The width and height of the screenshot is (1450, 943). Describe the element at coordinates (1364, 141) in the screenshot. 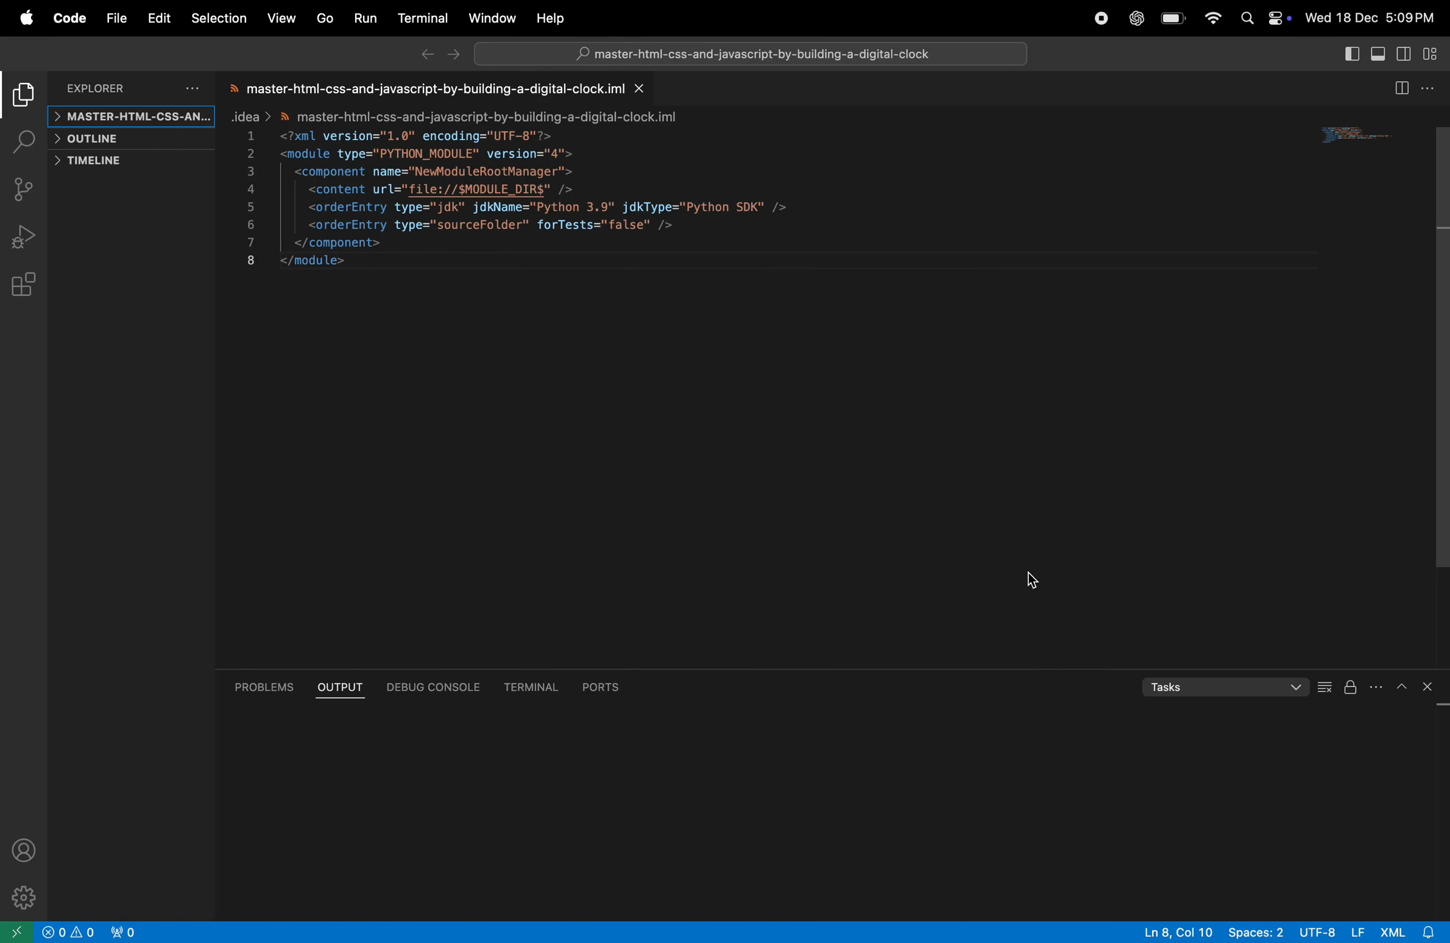

I see `code window` at that location.